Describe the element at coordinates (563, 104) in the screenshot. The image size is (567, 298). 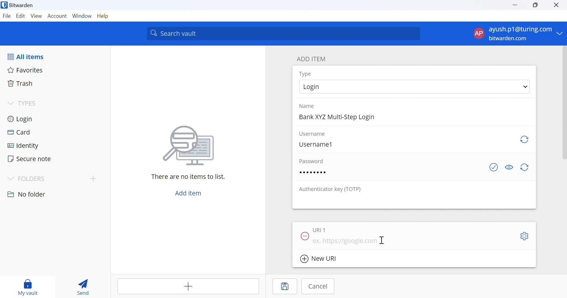
I see `scrollbar` at that location.